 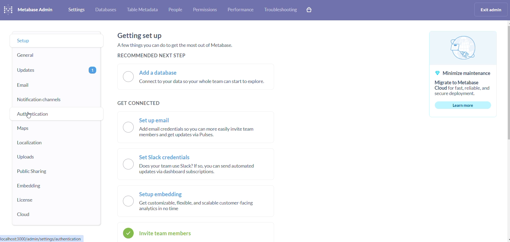 What do you see at coordinates (57, 99) in the screenshot?
I see `notification channel` at bounding box center [57, 99].